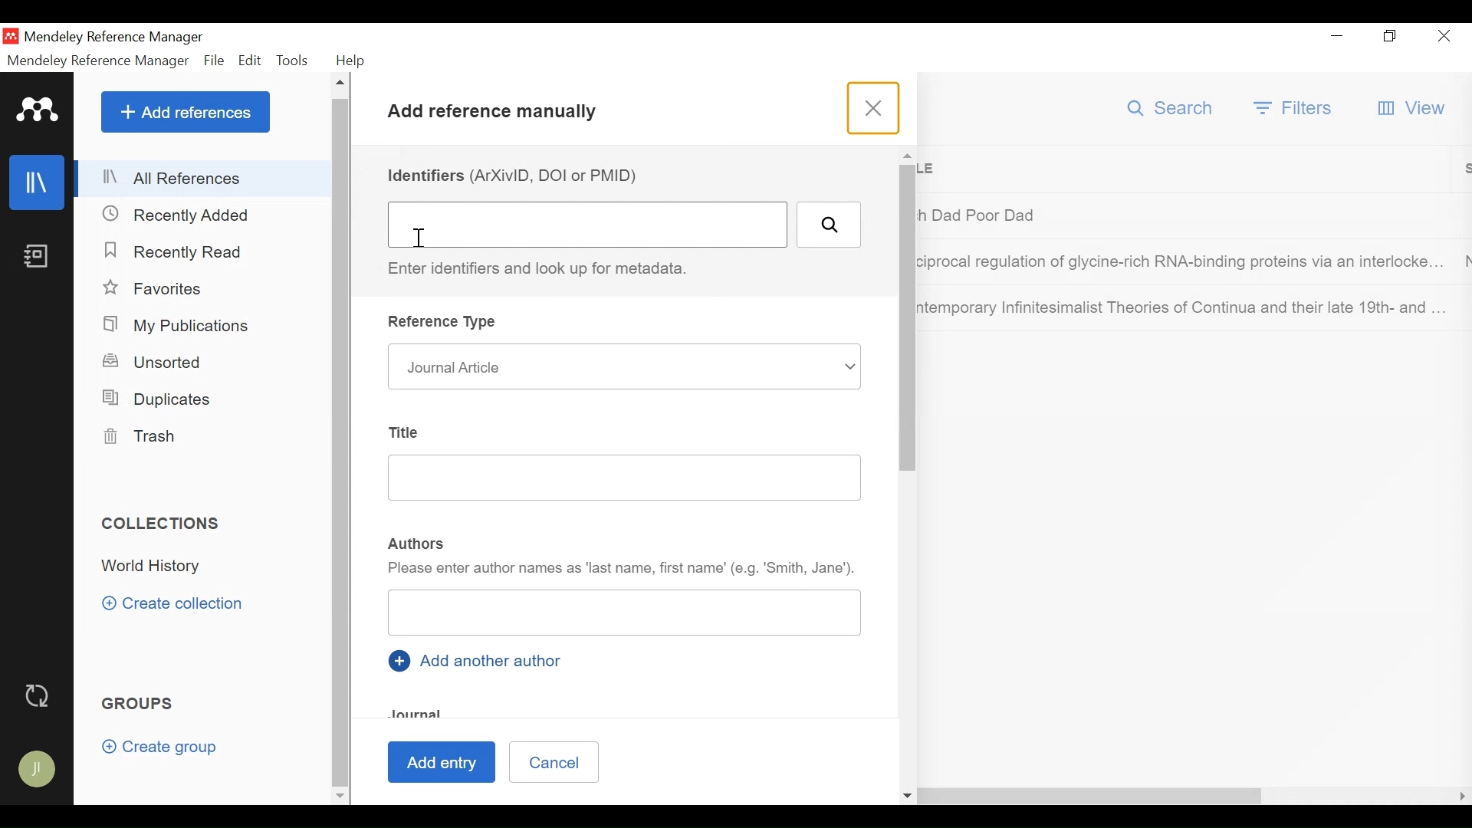  What do you see at coordinates (178, 254) in the screenshot?
I see `Recently Closed` at bounding box center [178, 254].